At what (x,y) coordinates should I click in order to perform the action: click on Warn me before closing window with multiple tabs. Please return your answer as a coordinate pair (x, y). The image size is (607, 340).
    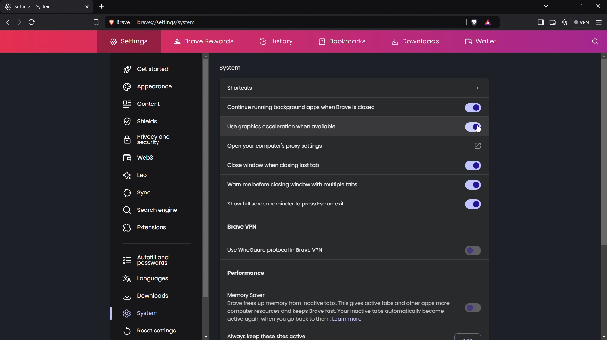
    Looking at the image, I should click on (293, 184).